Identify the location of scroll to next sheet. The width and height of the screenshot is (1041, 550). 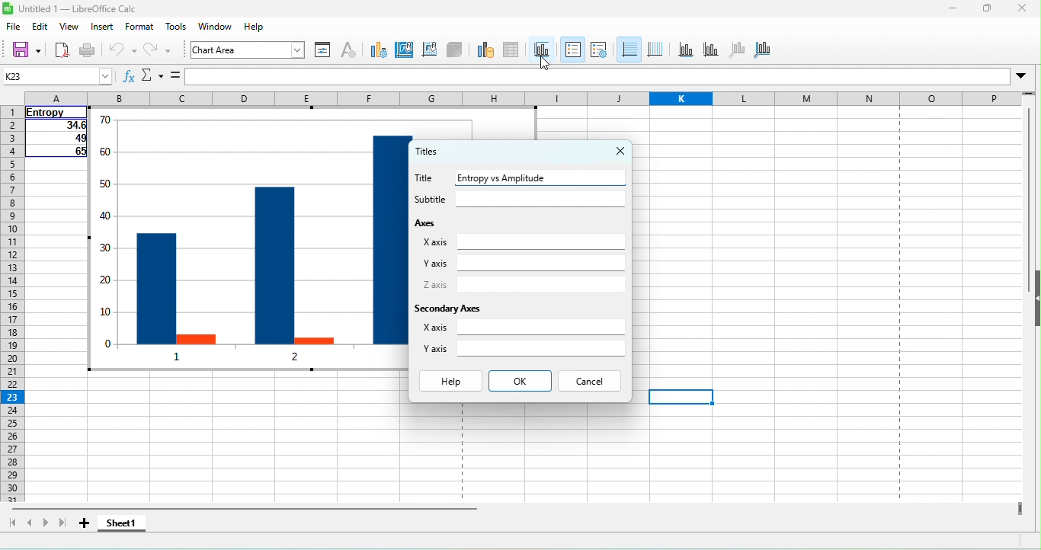
(45, 523).